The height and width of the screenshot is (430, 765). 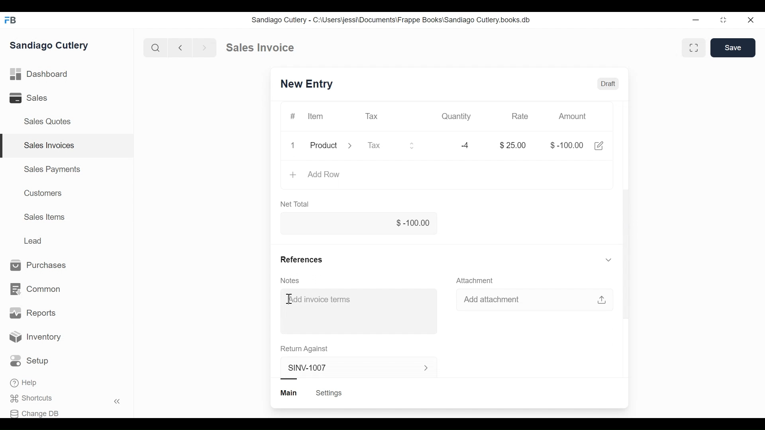 What do you see at coordinates (50, 145) in the screenshot?
I see `Sales Invoices` at bounding box center [50, 145].